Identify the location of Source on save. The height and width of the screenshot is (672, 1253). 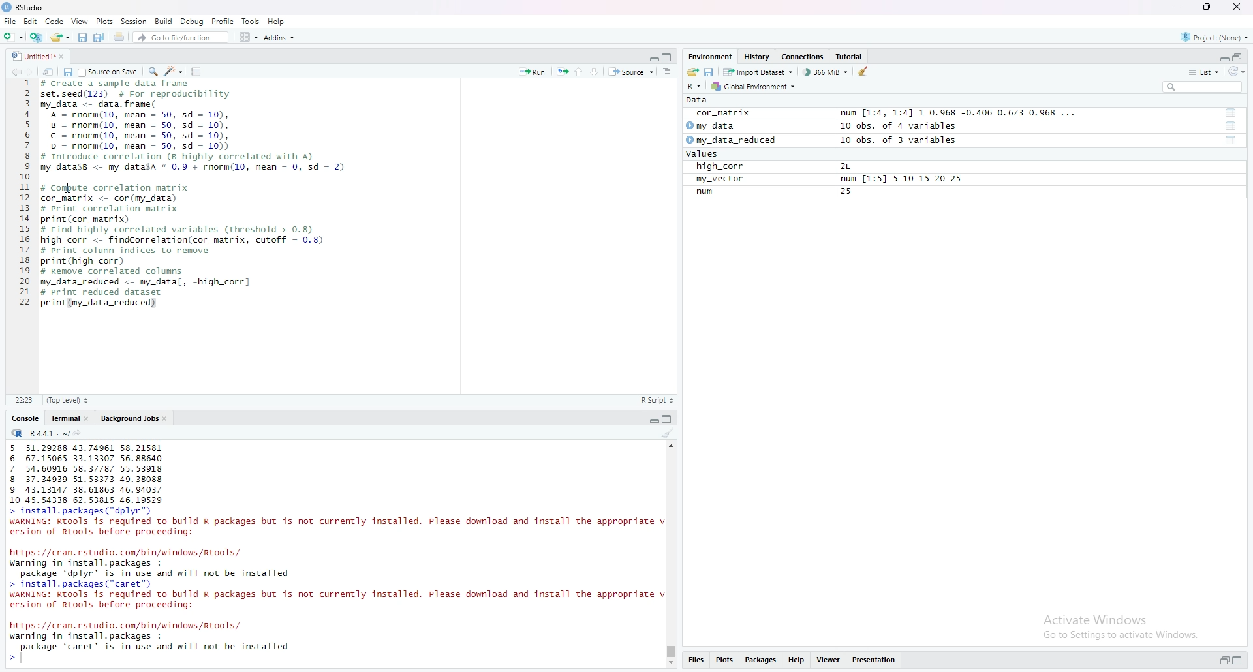
(110, 72).